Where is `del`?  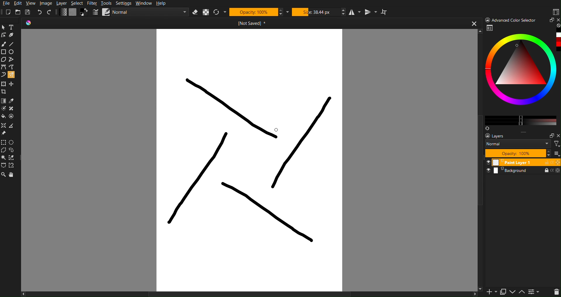
del is located at coordinates (554, 292).